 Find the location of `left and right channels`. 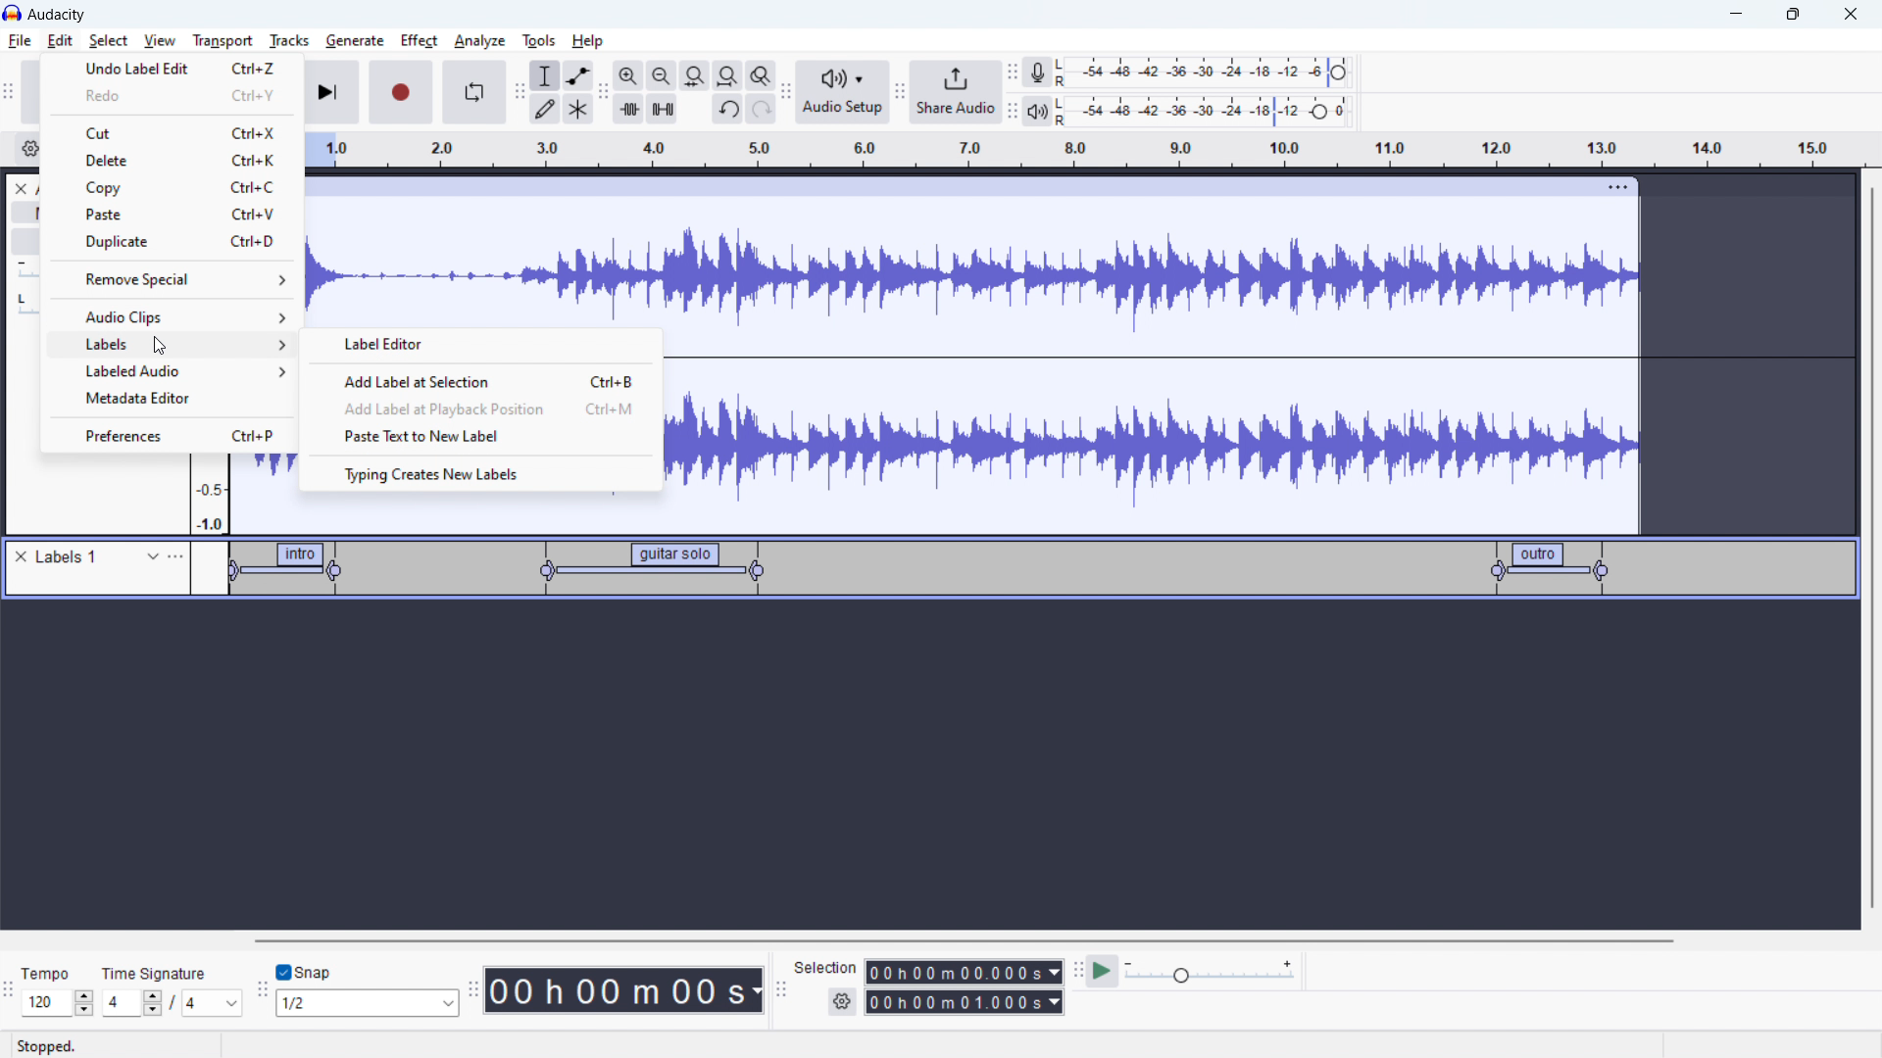

left and right channels is located at coordinates (1065, 74).